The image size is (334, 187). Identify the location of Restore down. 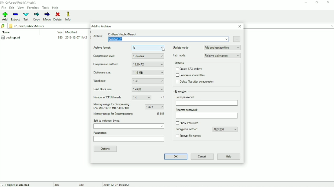
(317, 2).